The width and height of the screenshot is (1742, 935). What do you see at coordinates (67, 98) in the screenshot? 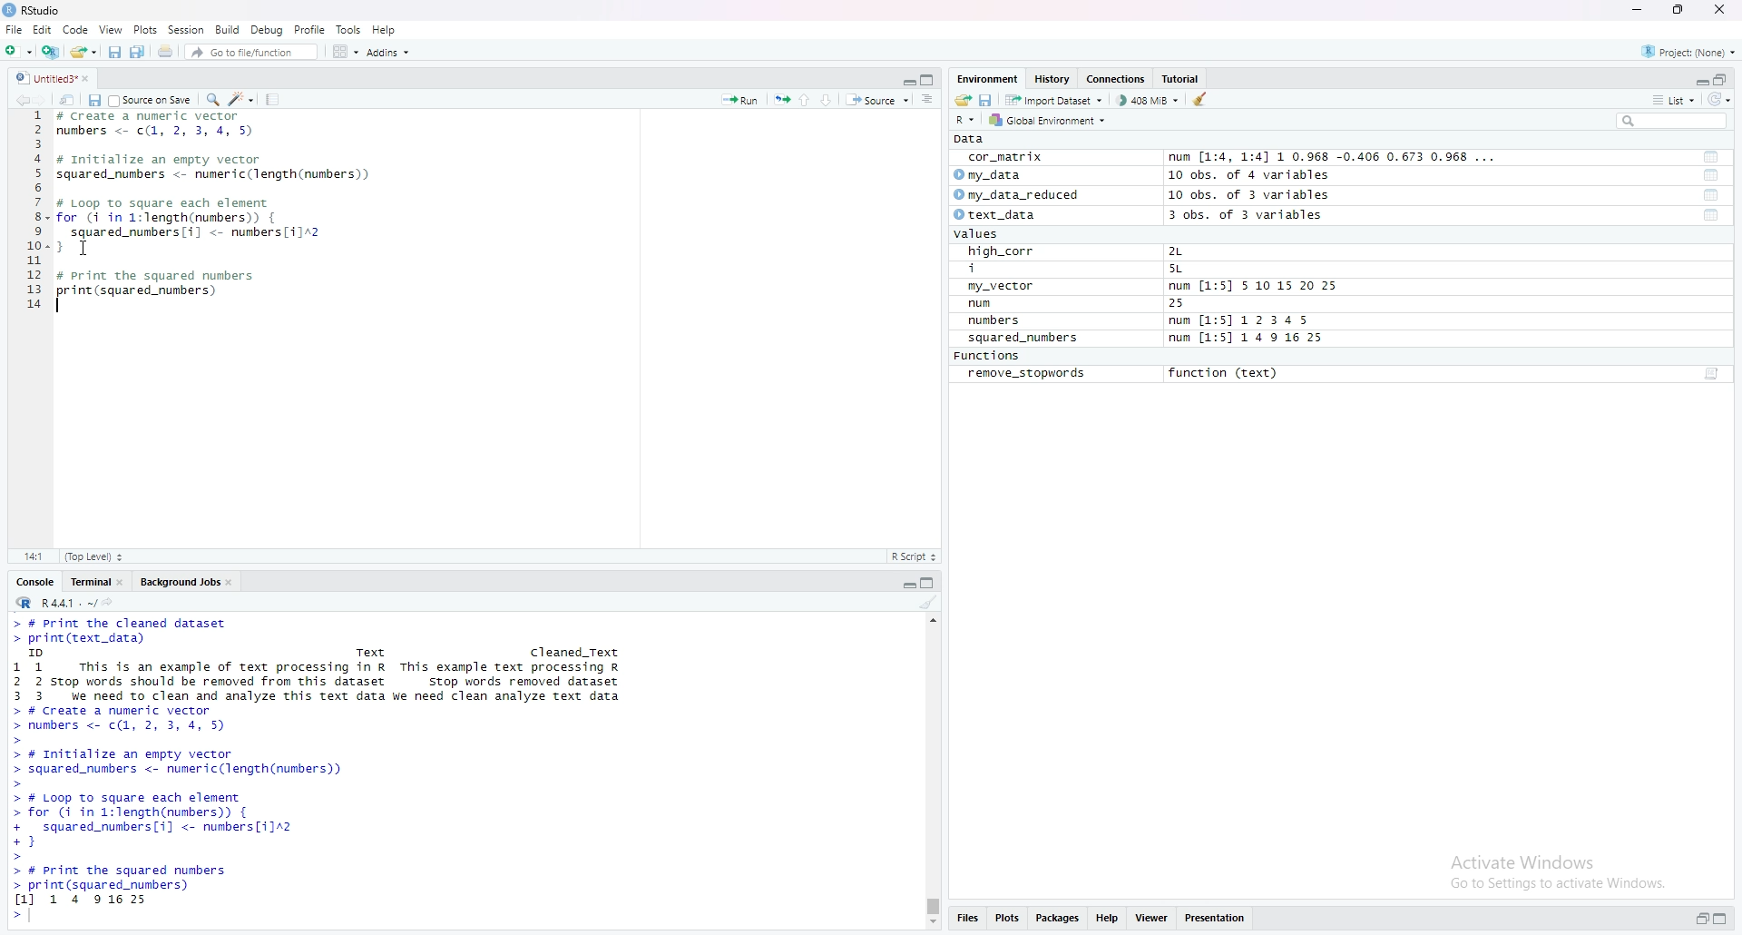
I see `show in new window` at bounding box center [67, 98].